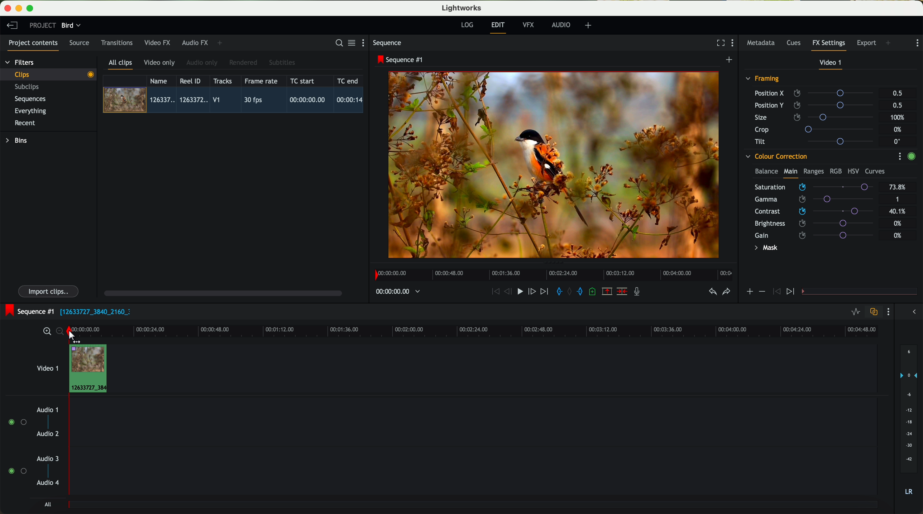  What do you see at coordinates (221, 43) in the screenshot?
I see `add panel` at bounding box center [221, 43].